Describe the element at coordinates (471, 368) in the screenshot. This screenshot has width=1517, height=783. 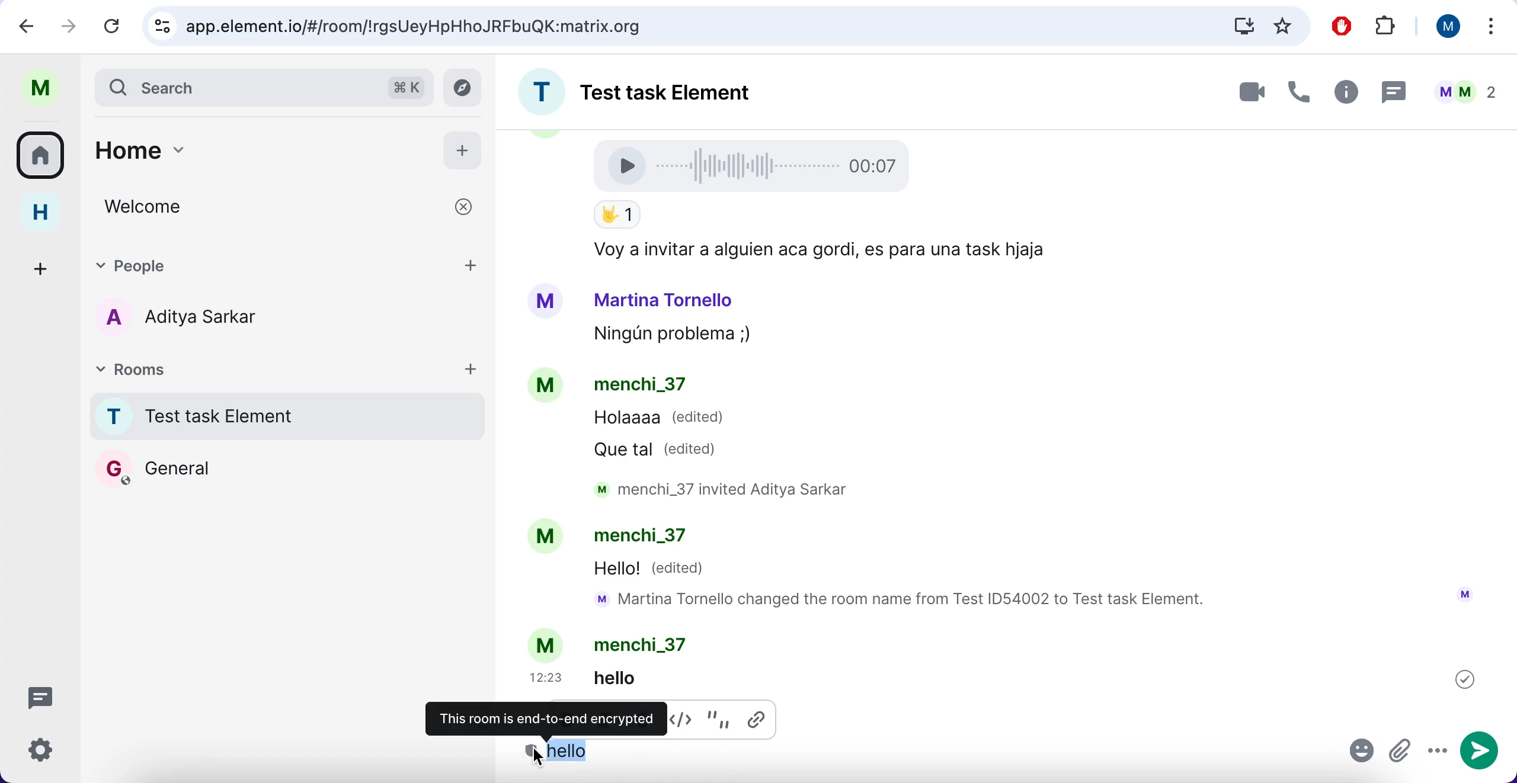
I see `add` at that location.